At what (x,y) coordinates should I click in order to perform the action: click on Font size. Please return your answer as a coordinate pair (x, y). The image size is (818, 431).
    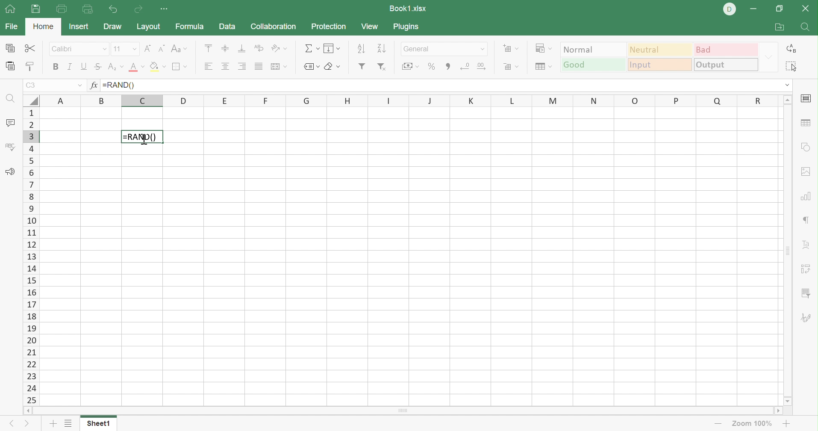
    Looking at the image, I should click on (126, 49).